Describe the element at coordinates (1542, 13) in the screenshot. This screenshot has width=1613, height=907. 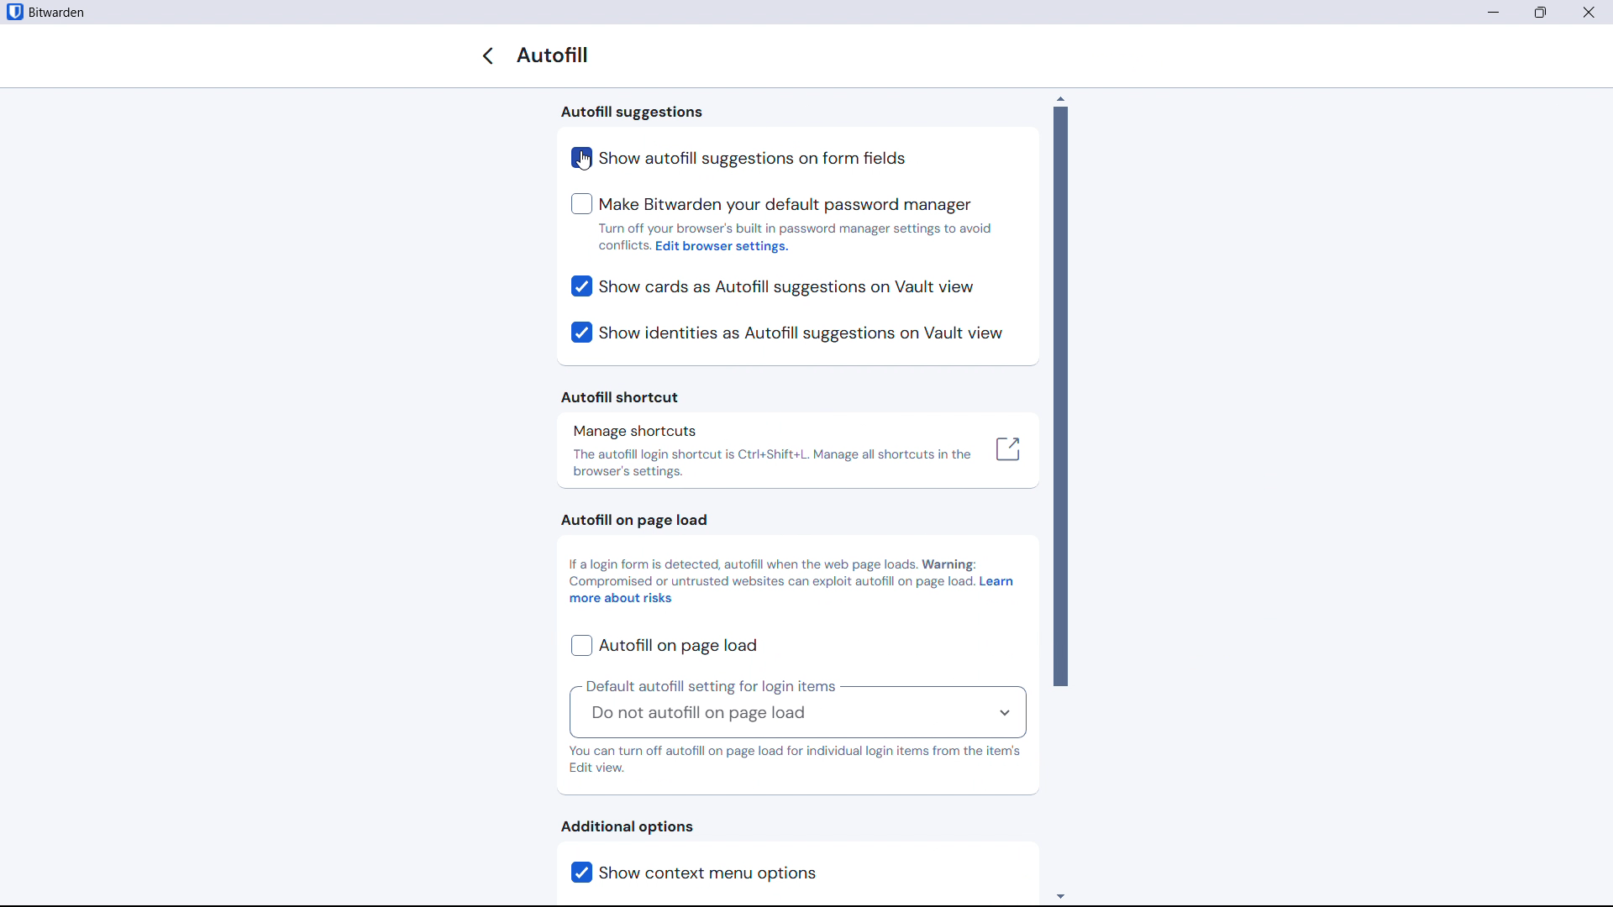
I see `Maximise ` at that location.